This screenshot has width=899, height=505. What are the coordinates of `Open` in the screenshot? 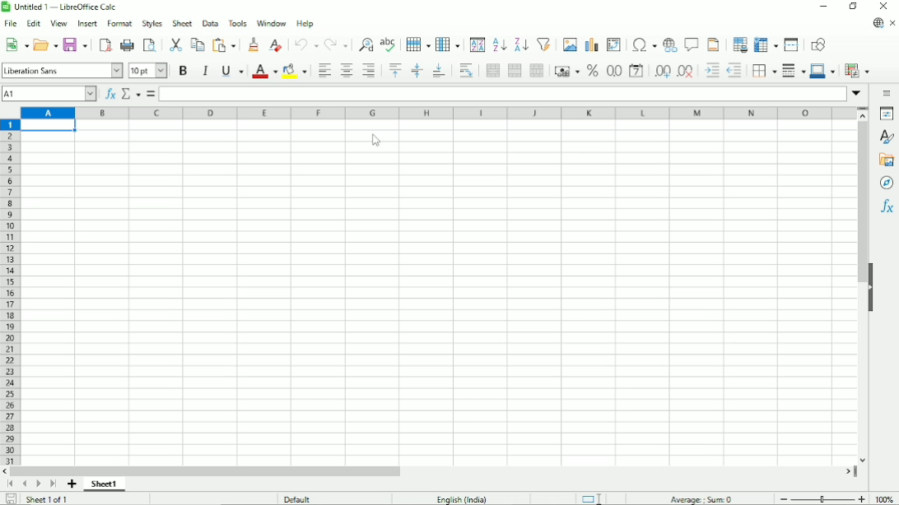 It's located at (45, 44).